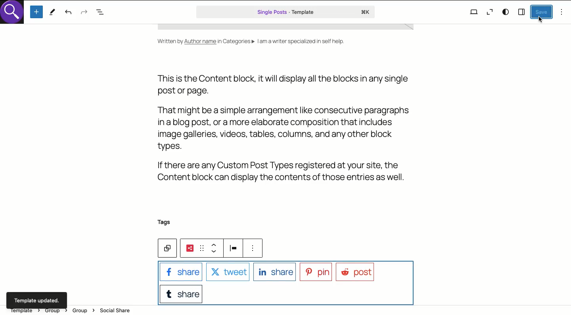 The height and width of the screenshot is (315, 571). I want to click on logo, so click(14, 14).